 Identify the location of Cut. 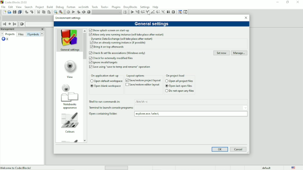
(38, 12).